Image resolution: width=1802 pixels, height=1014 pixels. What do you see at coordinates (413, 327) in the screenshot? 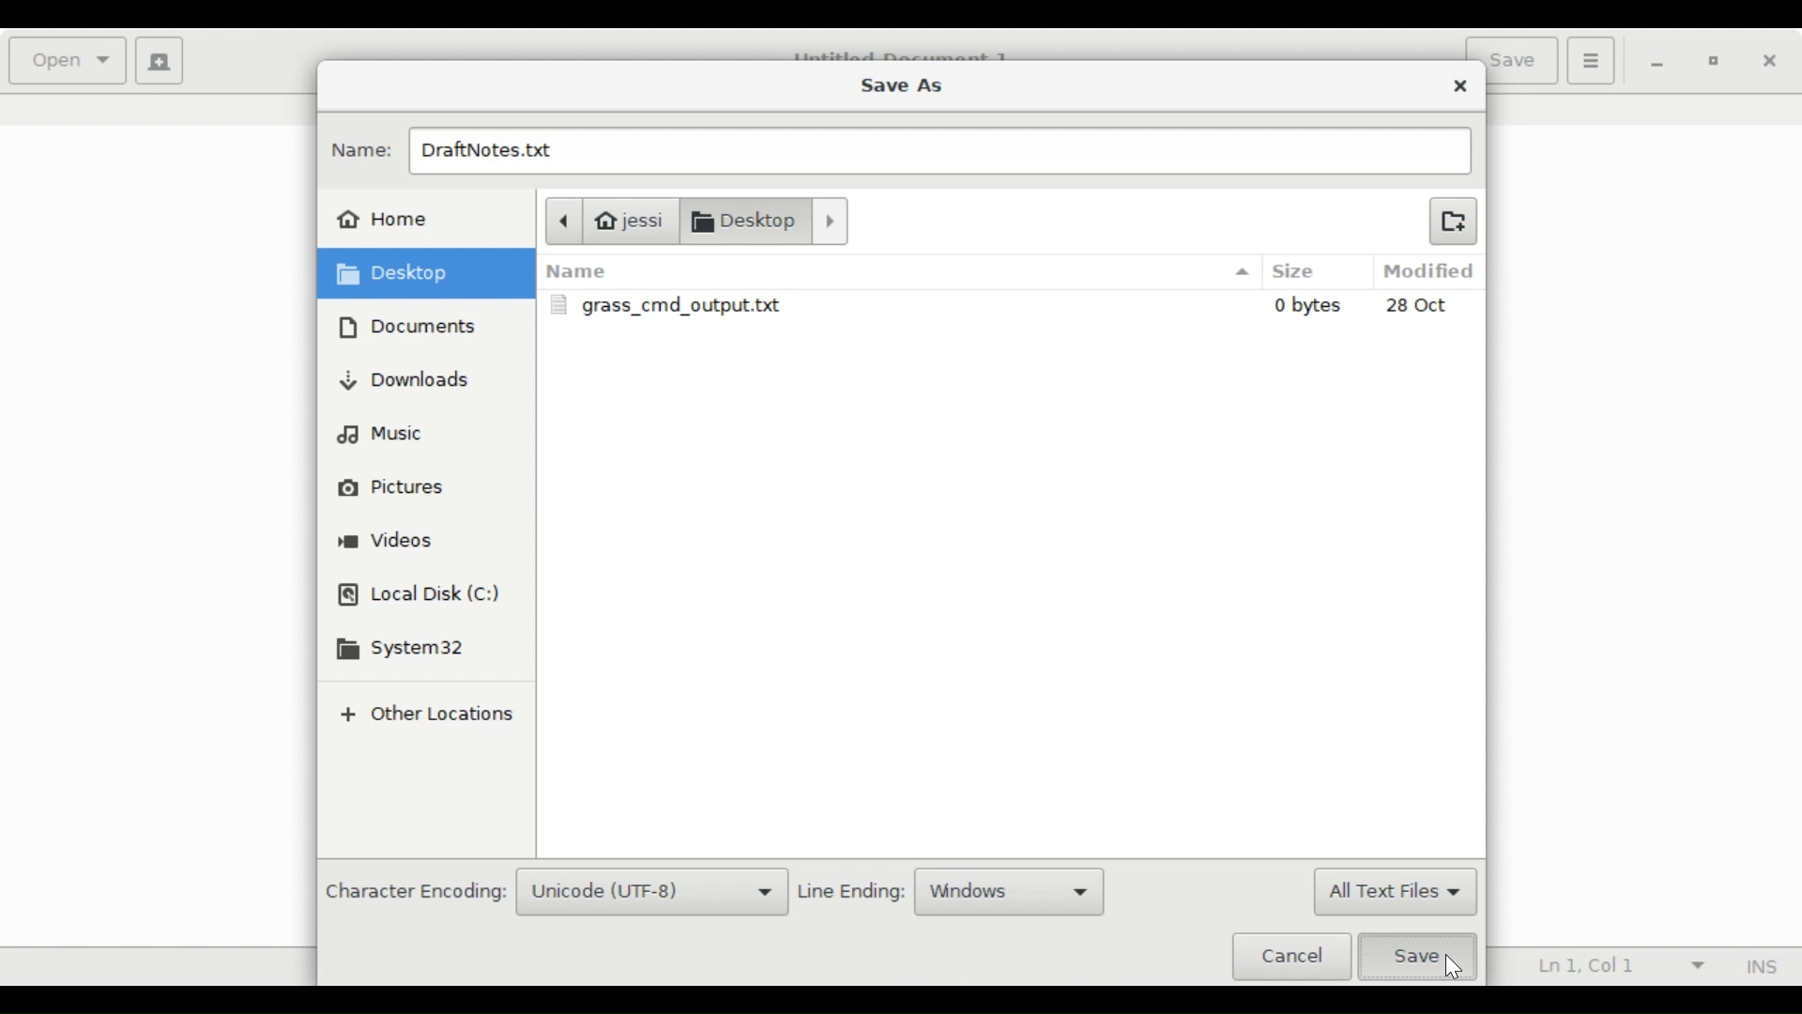
I see `Documents` at bounding box center [413, 327].